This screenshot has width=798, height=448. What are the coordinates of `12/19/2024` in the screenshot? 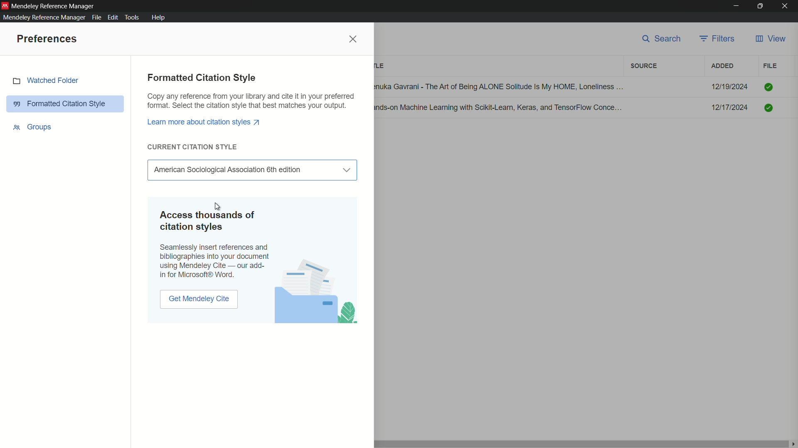 It's located at (730, 87).